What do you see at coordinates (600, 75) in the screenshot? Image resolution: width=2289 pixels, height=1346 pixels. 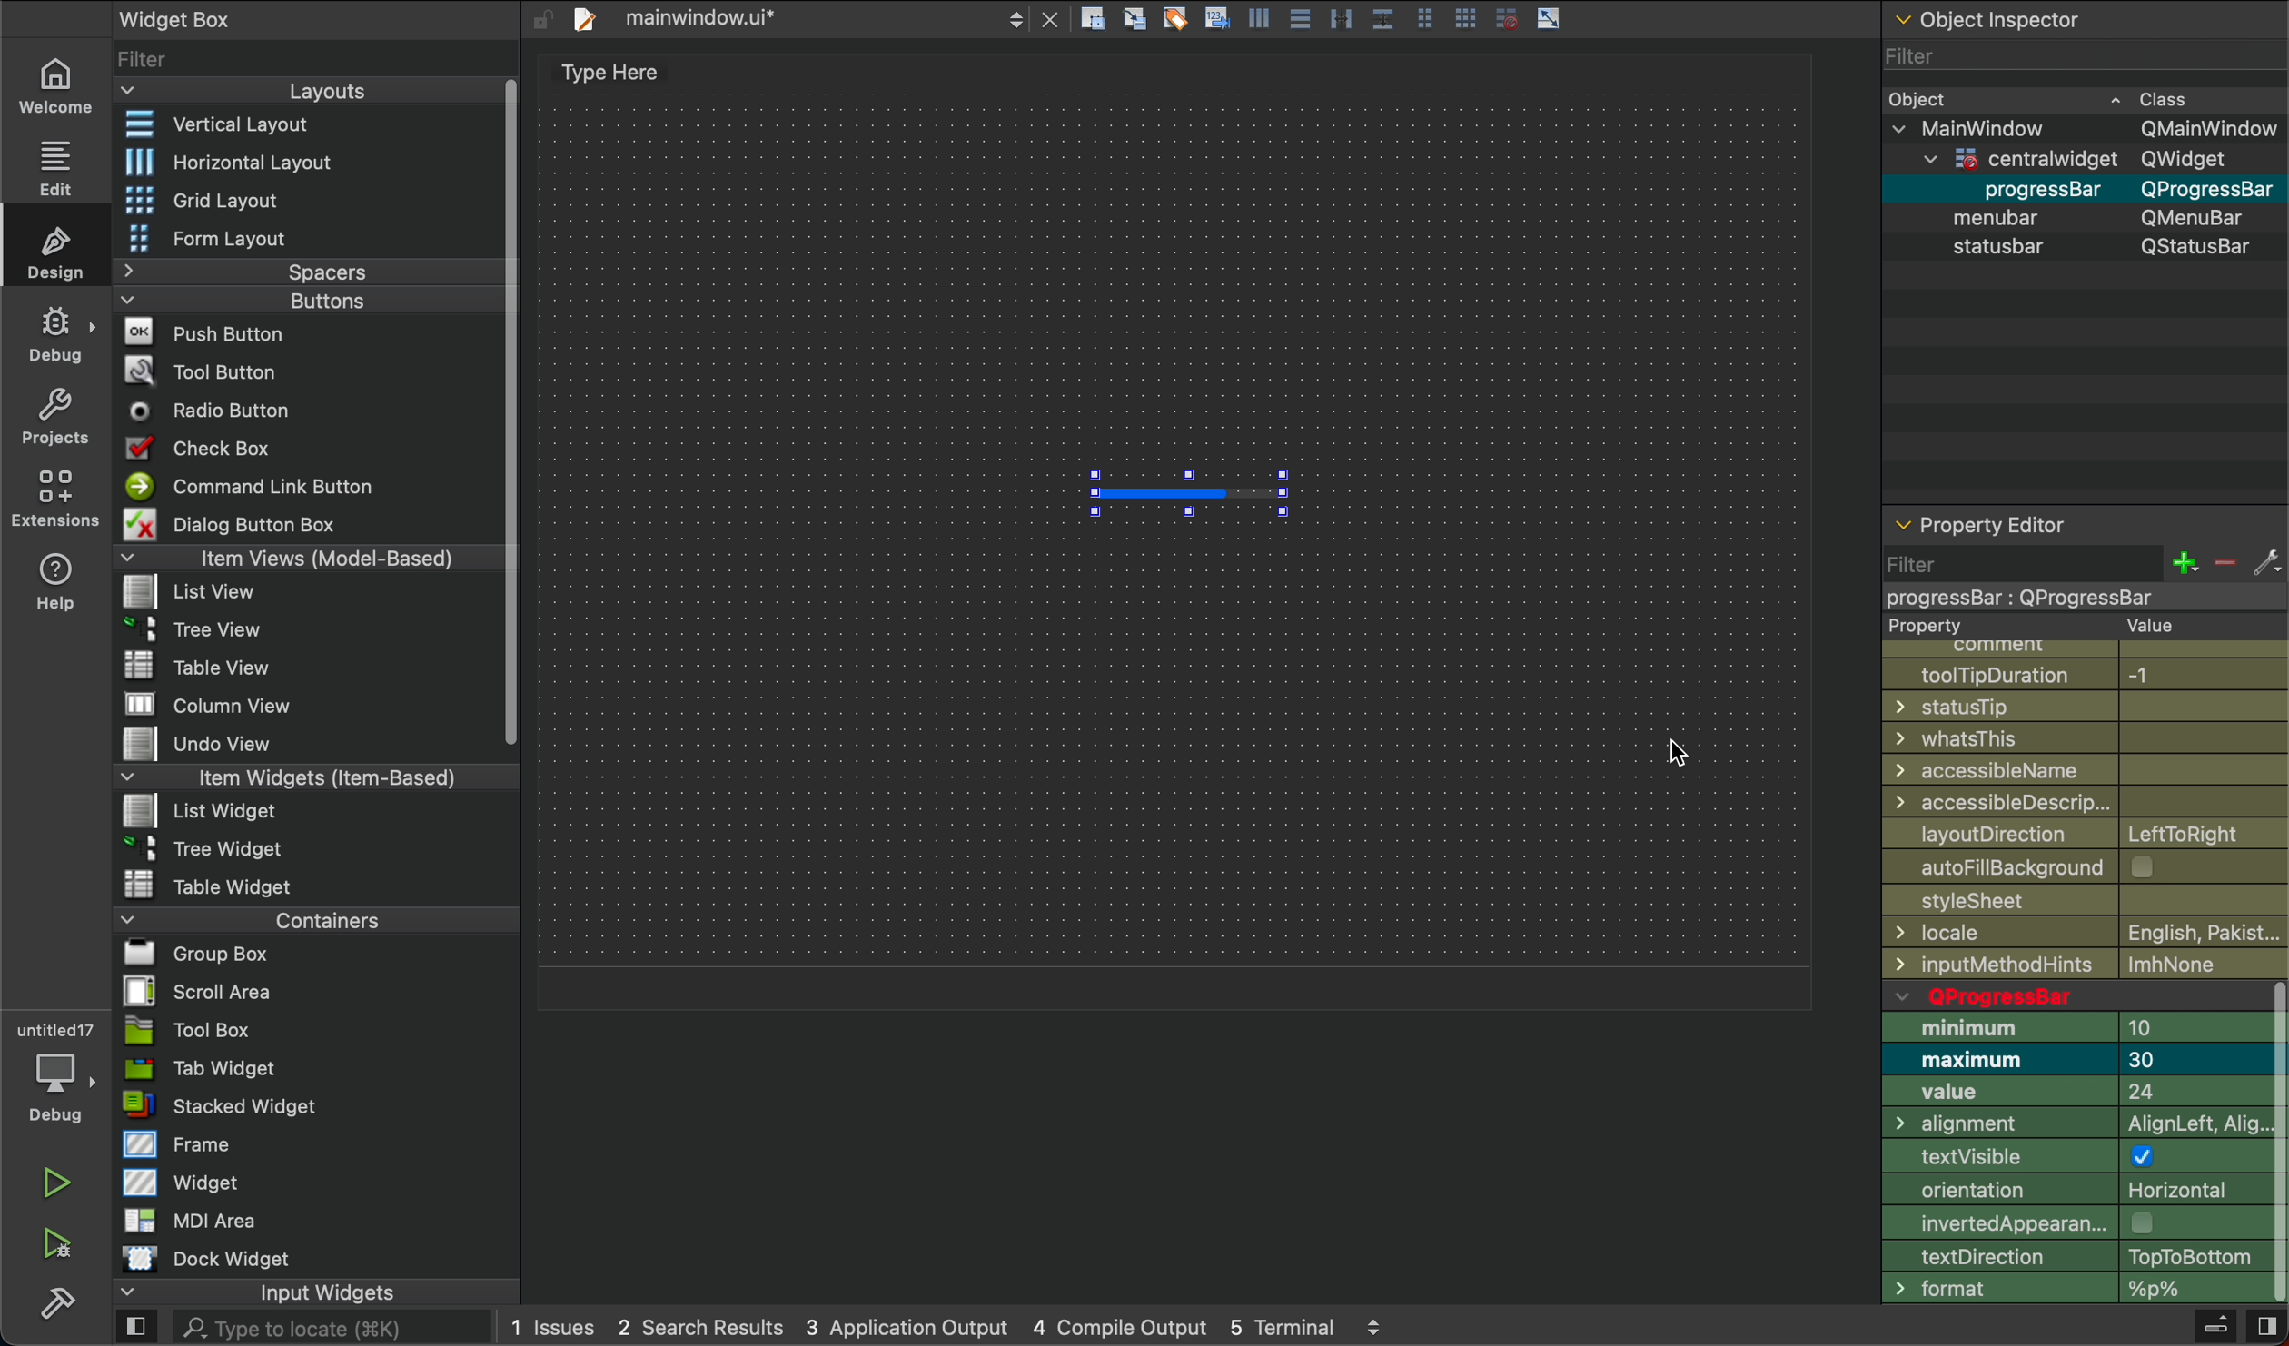 I see `text` at bounding box center [600, 75].